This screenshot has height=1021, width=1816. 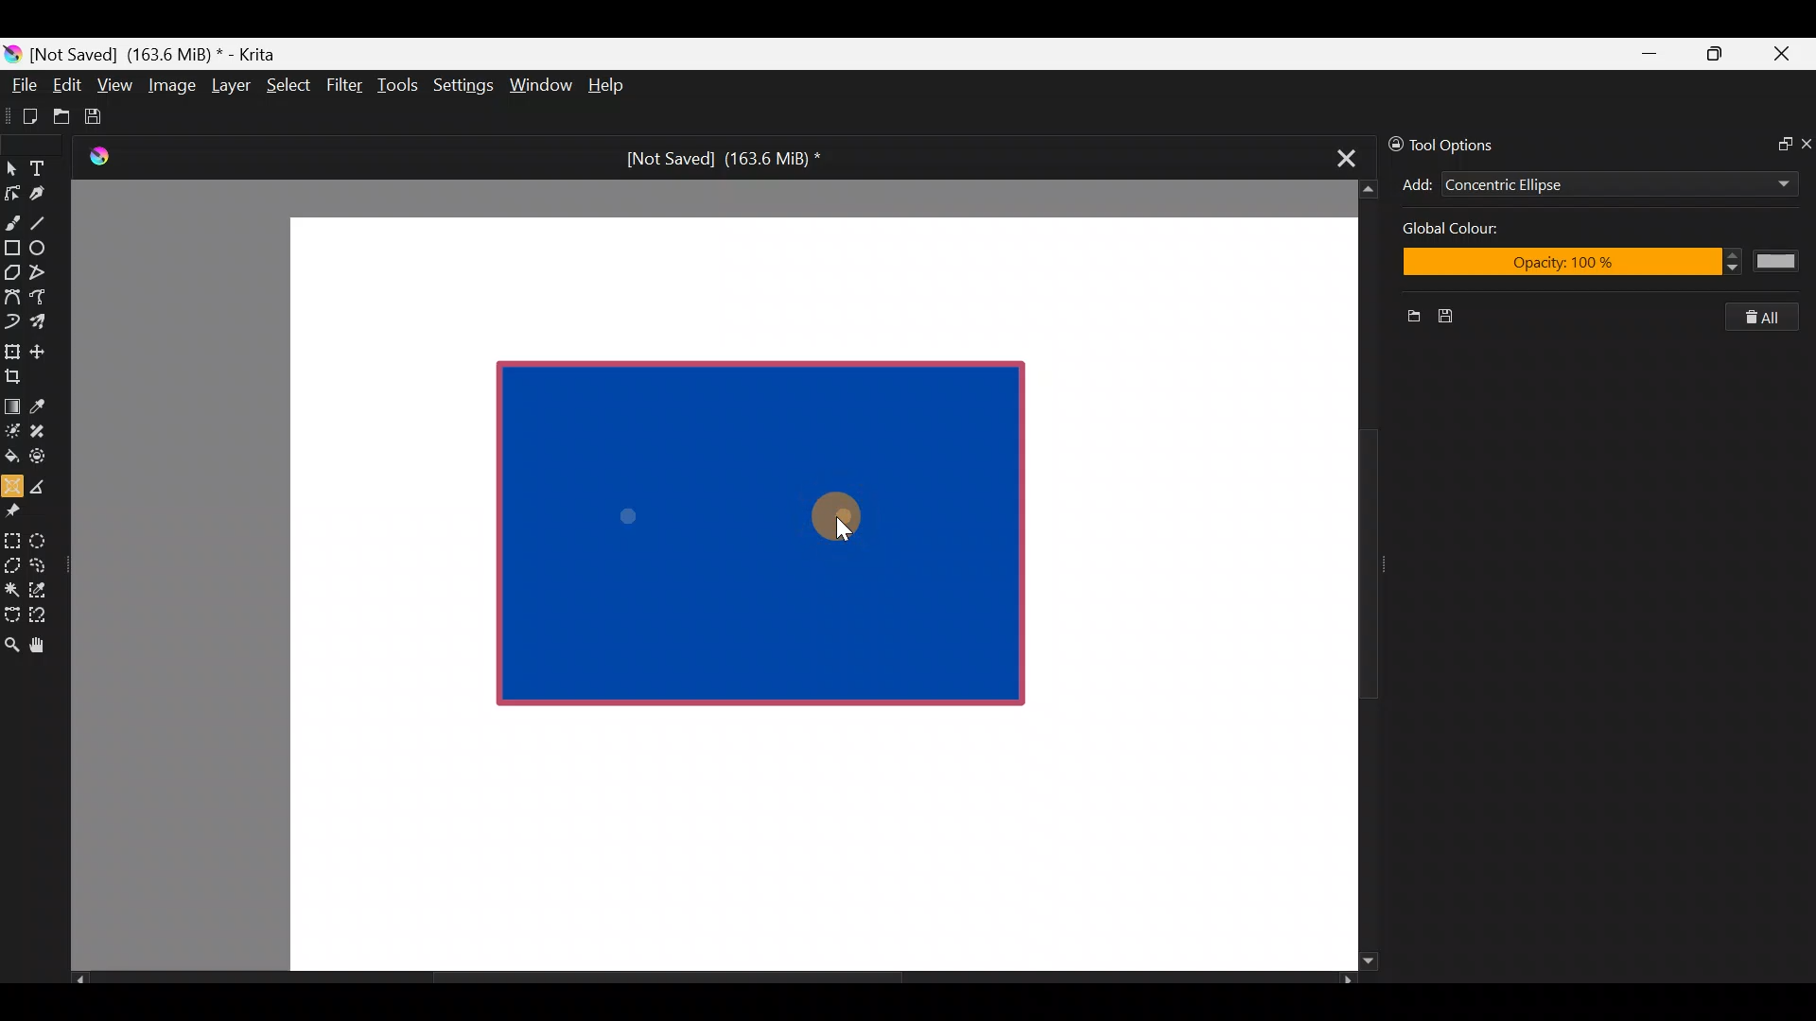 What do you see at coordinates (229, 90) in the screenshot?
I see `Layer` at bounding box center [229, 90].